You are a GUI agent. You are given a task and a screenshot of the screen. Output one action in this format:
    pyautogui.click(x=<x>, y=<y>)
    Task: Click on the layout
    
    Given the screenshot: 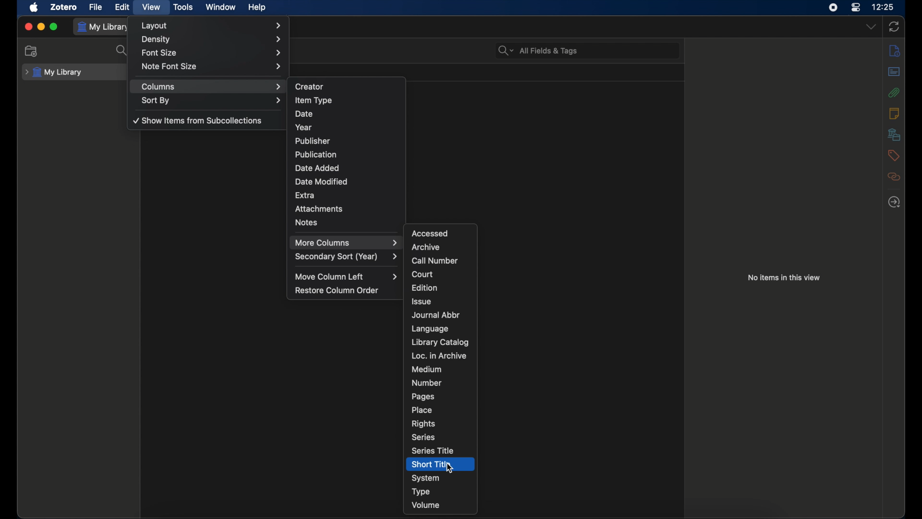 What is the action you would take?
    pyautogui.click(x=211, y=25)
    